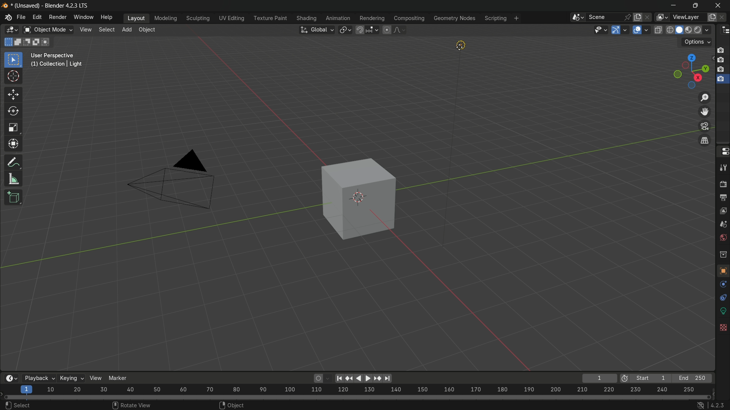 The height and width of the screenshot is (410, 730). I want to click on select, so click(17, 405).